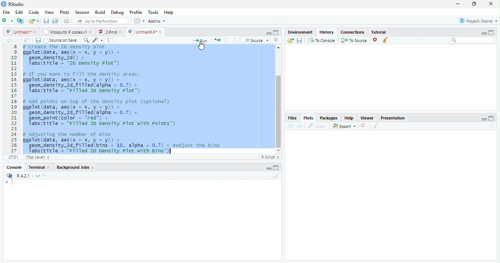 The height and width of the screenshot is (263, 500). Describe the element at coordinates (235, 40) in the screenshot. I see `down` at that location.